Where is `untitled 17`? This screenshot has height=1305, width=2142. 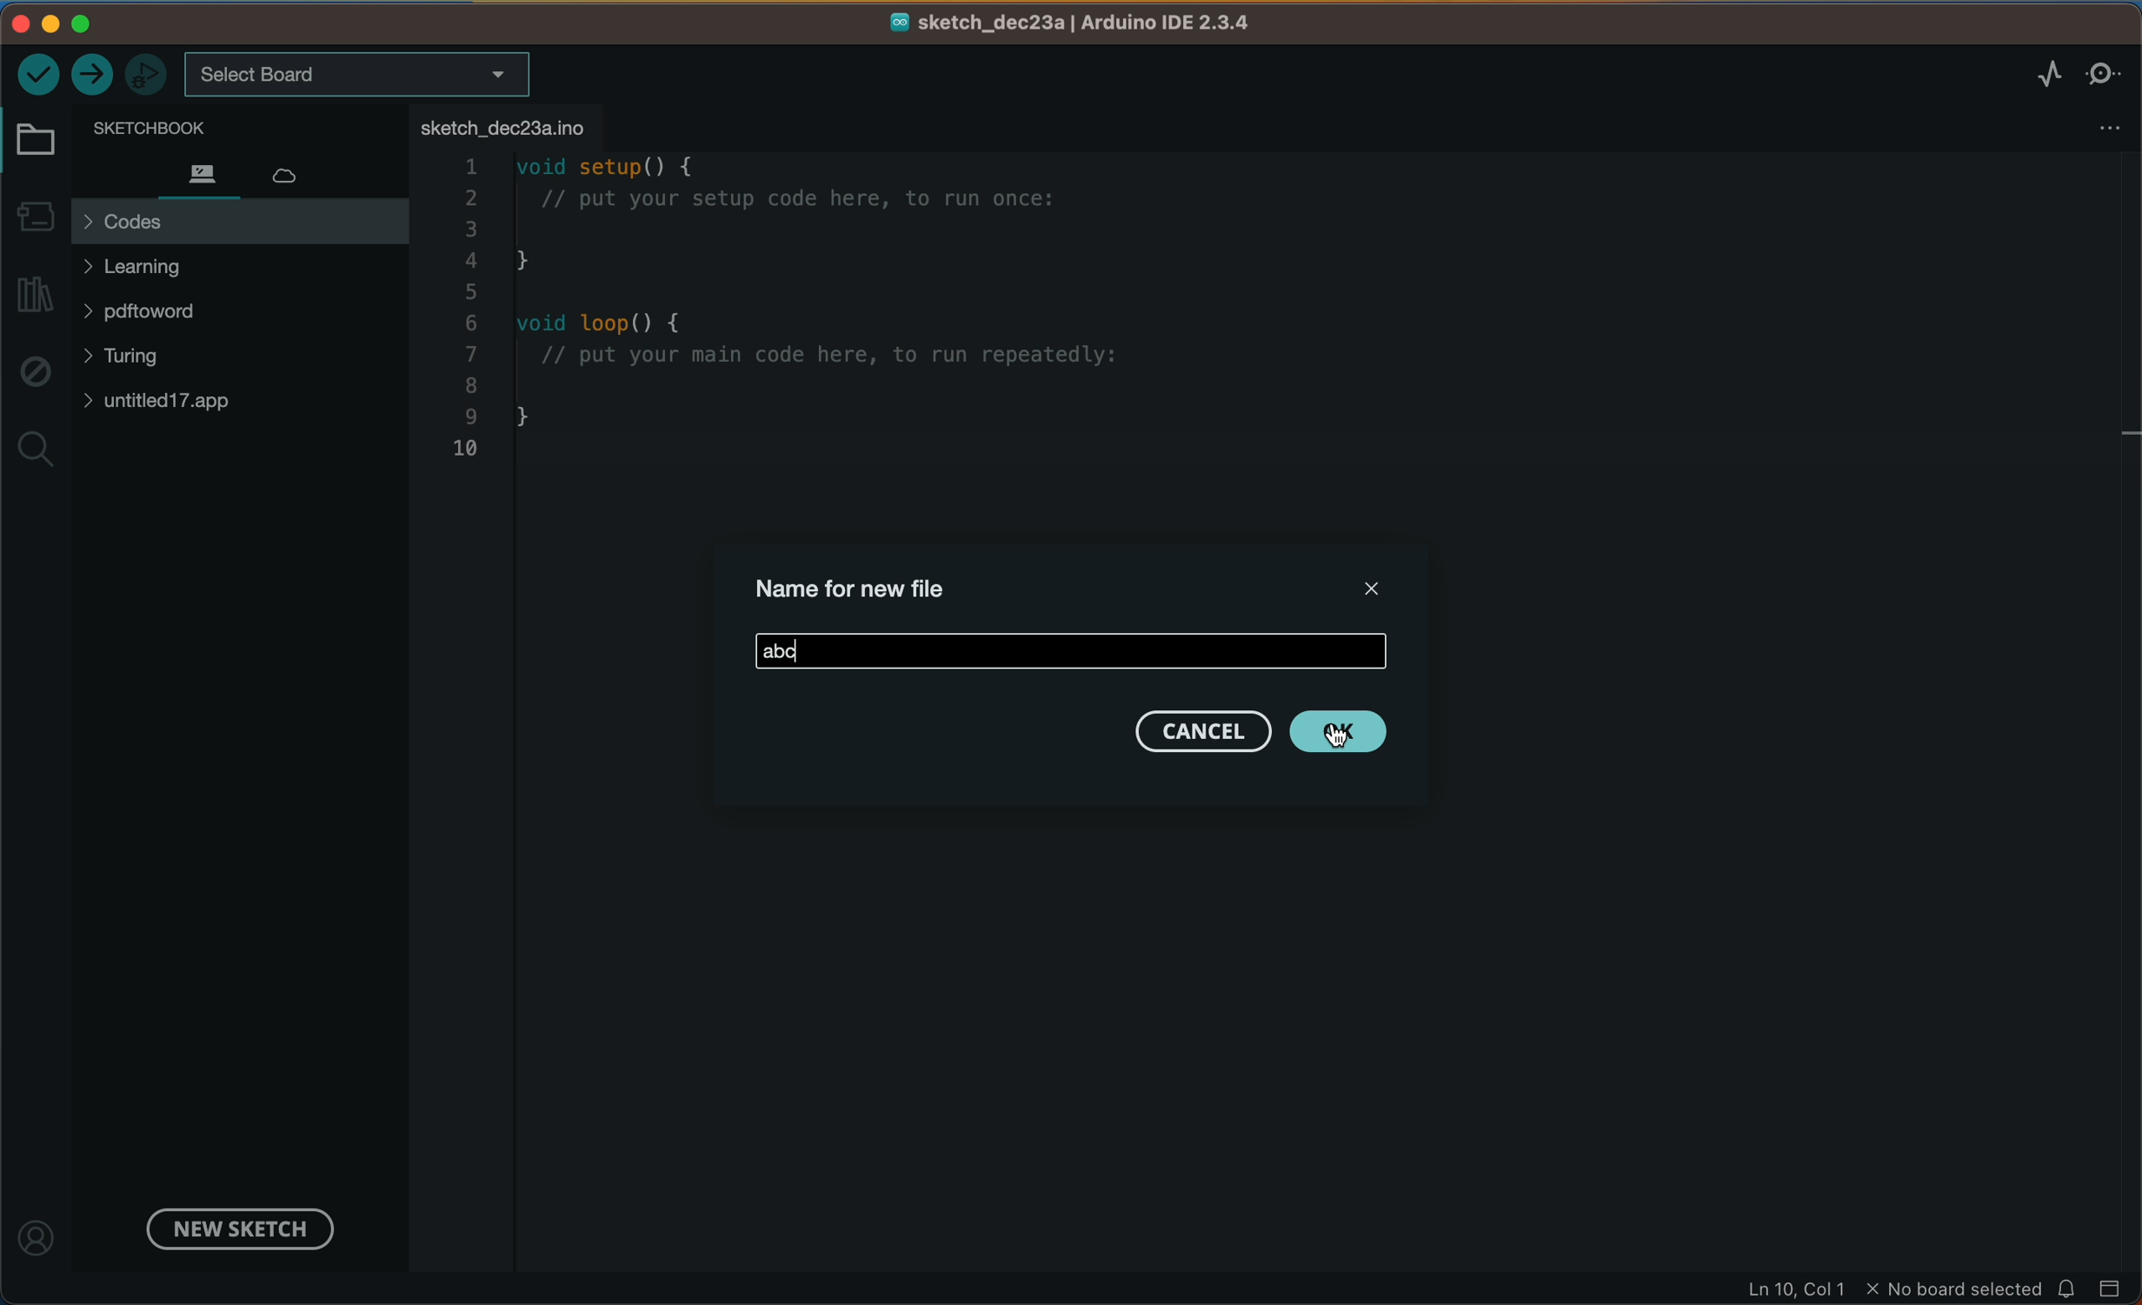
untitled 17 is located at coordinates (177, 401).